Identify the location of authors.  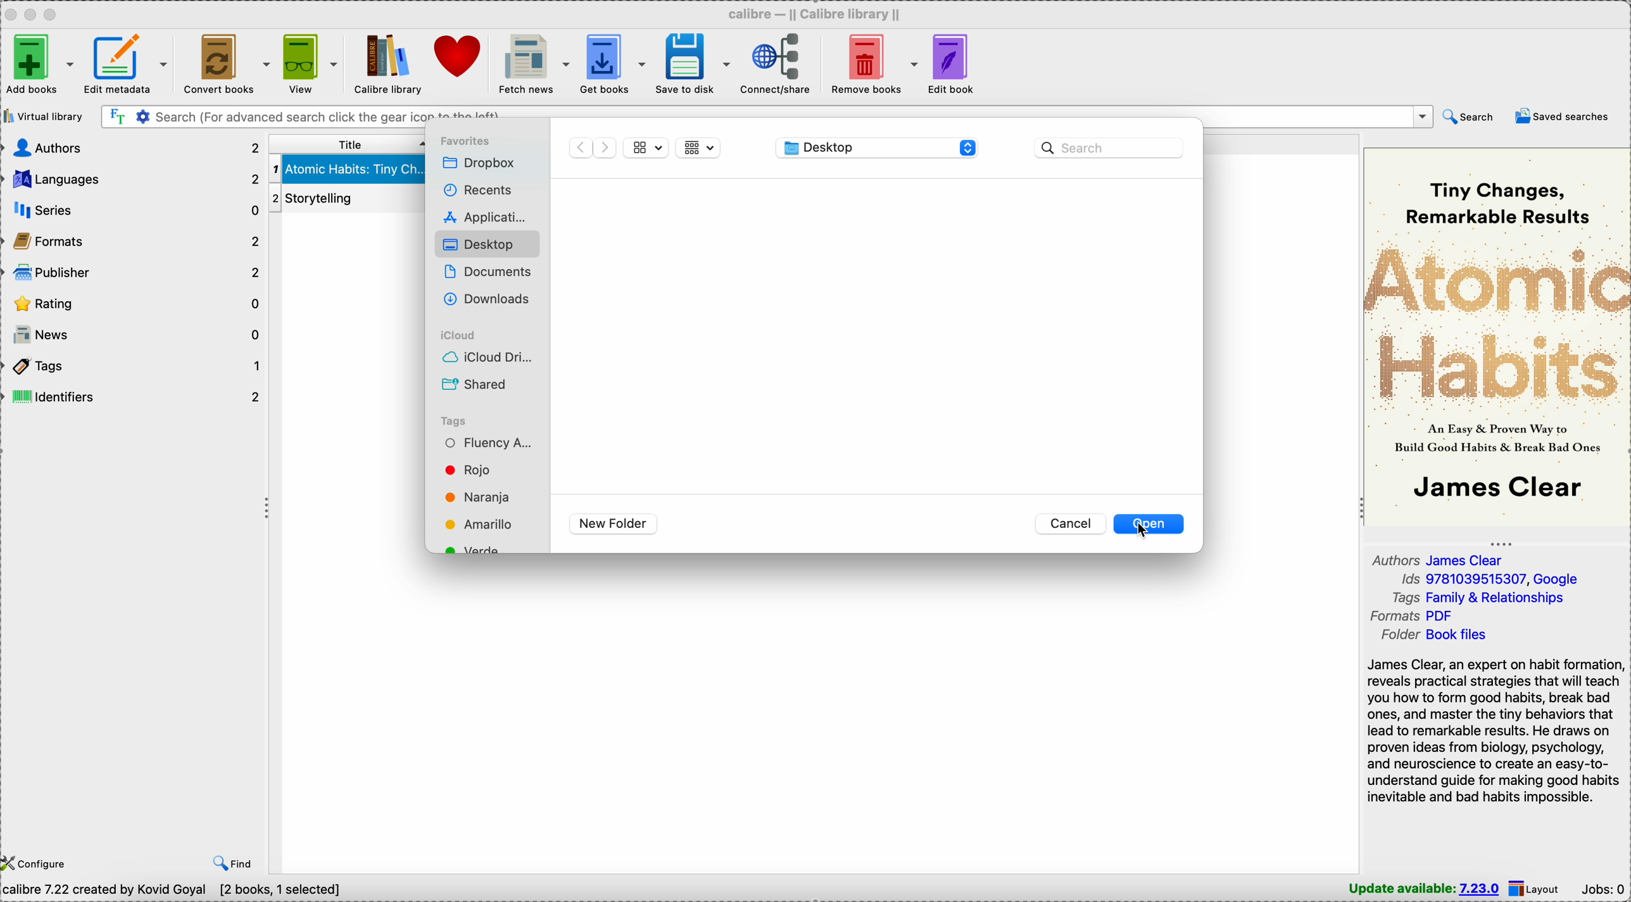
(132, 146).